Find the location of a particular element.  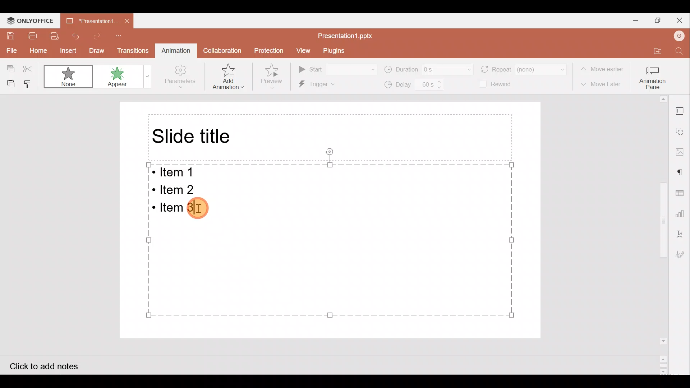

Save is located at coordinates (10, 36).